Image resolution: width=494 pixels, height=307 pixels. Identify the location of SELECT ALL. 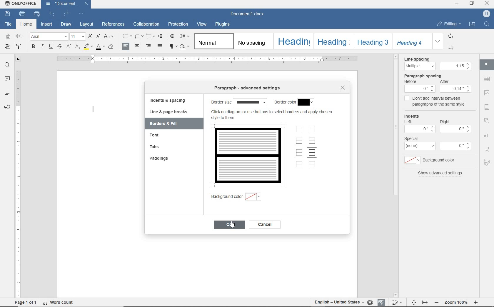
(451, 46).